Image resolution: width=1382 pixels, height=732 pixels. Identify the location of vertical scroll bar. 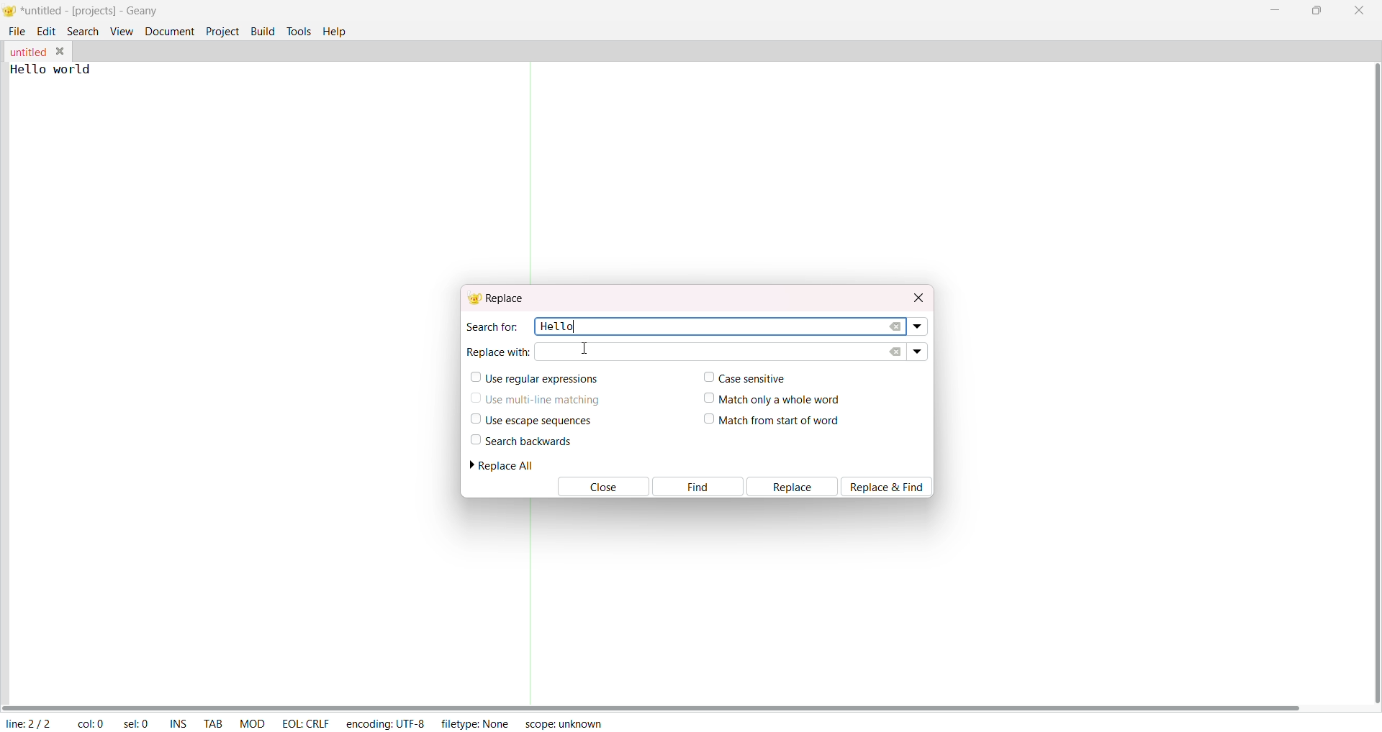
(1372, 383).